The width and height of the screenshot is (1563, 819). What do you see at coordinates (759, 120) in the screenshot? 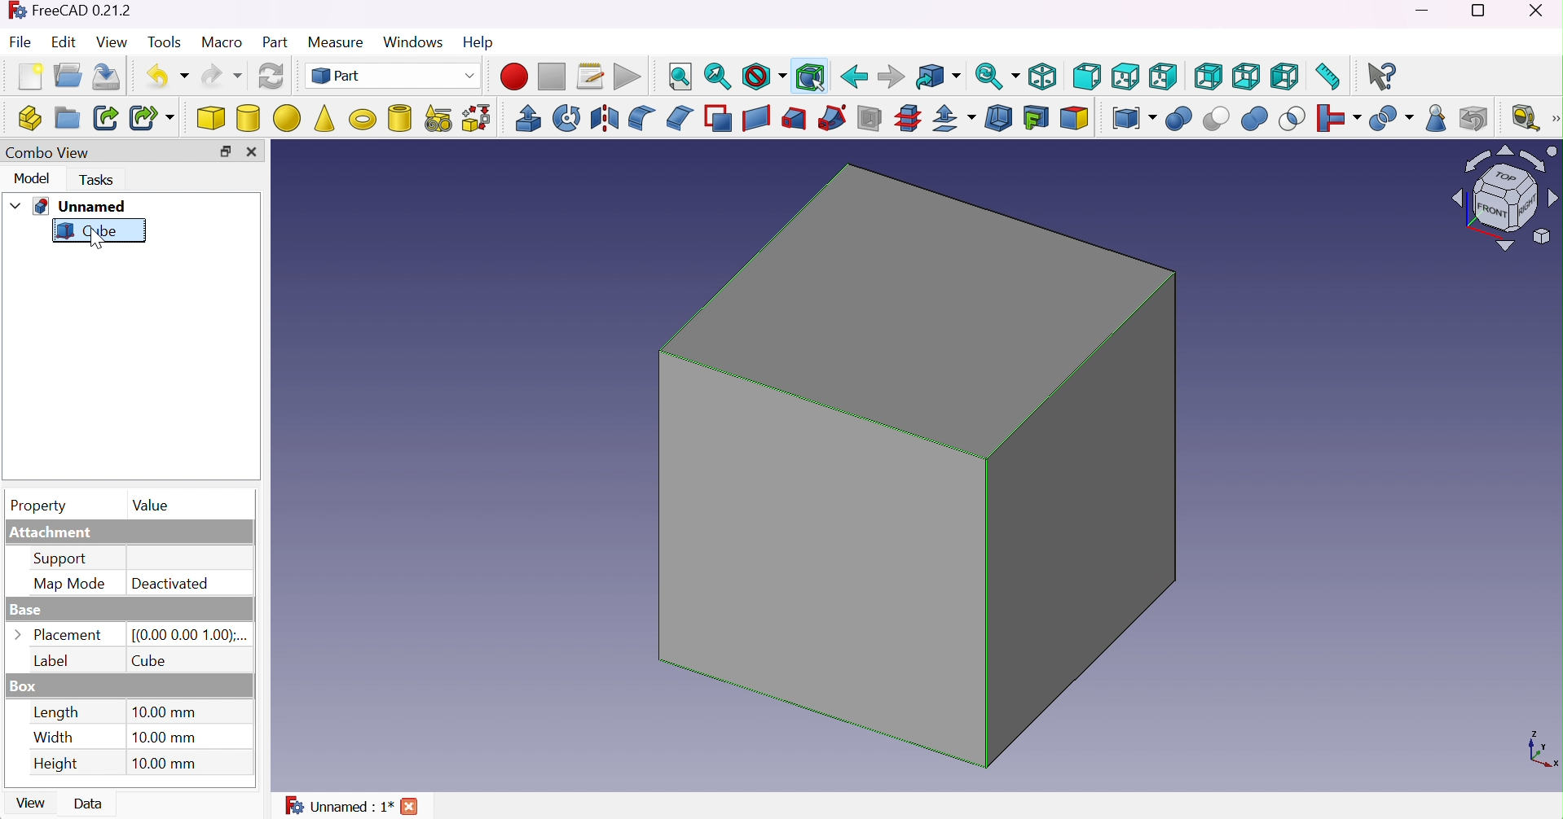
I see `Create ruled surface` at bounding box center [759, 120].